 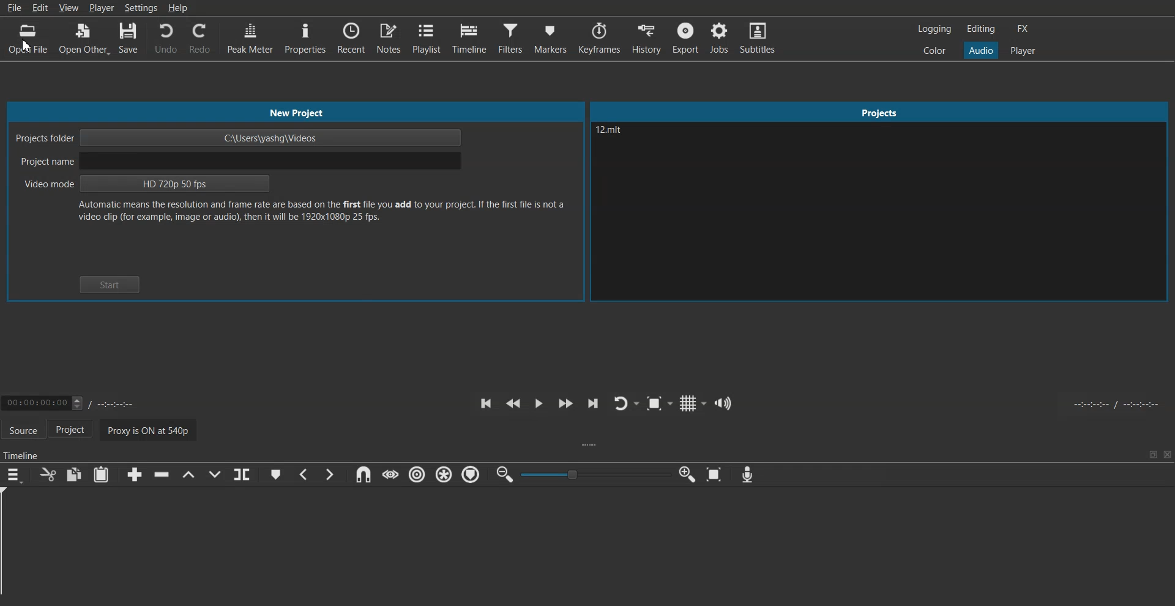 What do you see at coordinates (443, 474) in the screenshot?
I see `Ripple all track` at bounding box center [443, 474].